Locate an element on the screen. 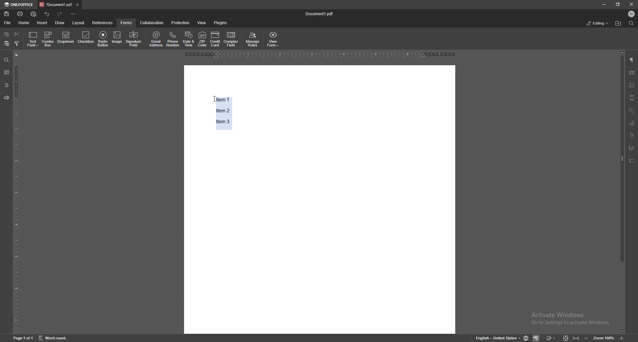 The image size is (638, 342). chart is located at coordinates (632, 73).